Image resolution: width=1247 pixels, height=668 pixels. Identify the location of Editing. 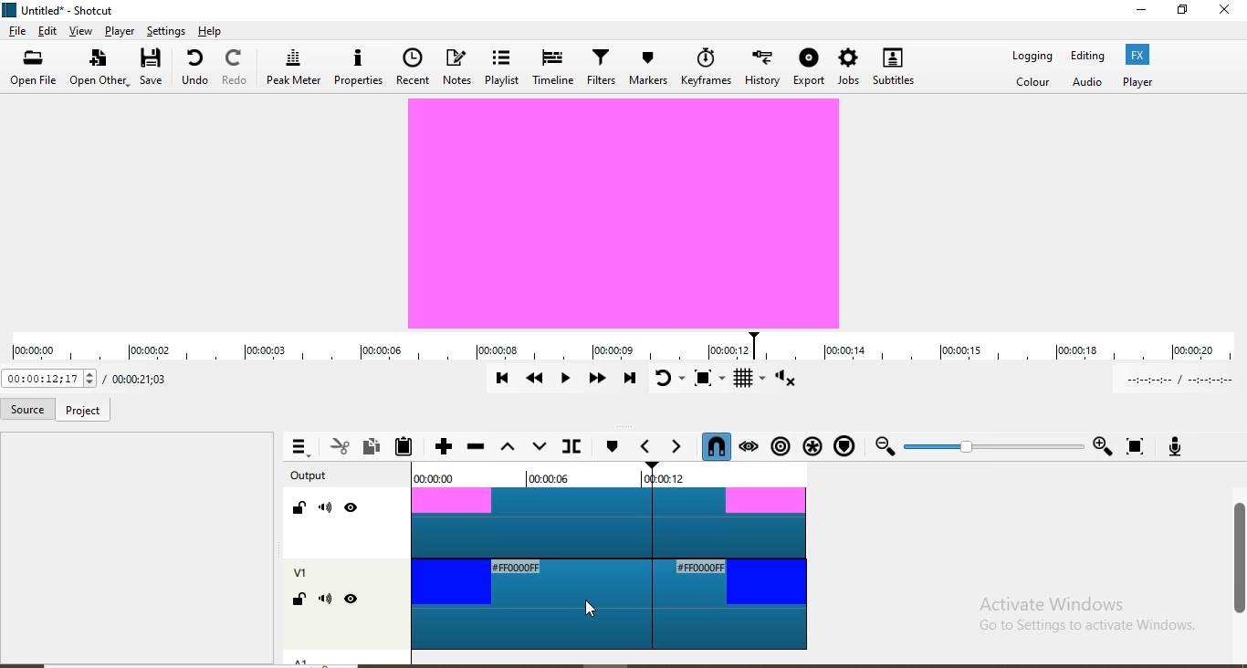
(1090, 57).